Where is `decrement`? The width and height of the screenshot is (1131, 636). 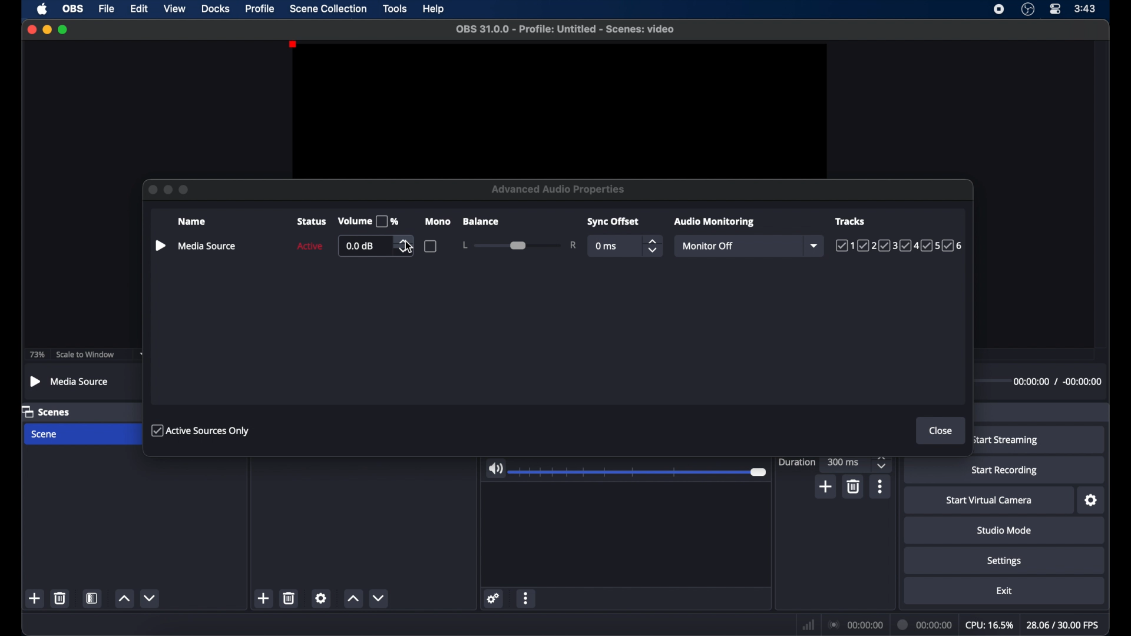 decrement is located at coordinates (378, 598).